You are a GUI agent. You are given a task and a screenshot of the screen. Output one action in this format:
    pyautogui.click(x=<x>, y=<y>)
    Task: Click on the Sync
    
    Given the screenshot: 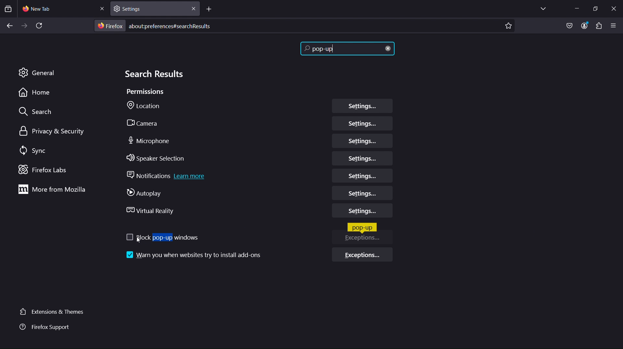 What is the action you would take?
    pyautogui.click(x=37, y=151)
    